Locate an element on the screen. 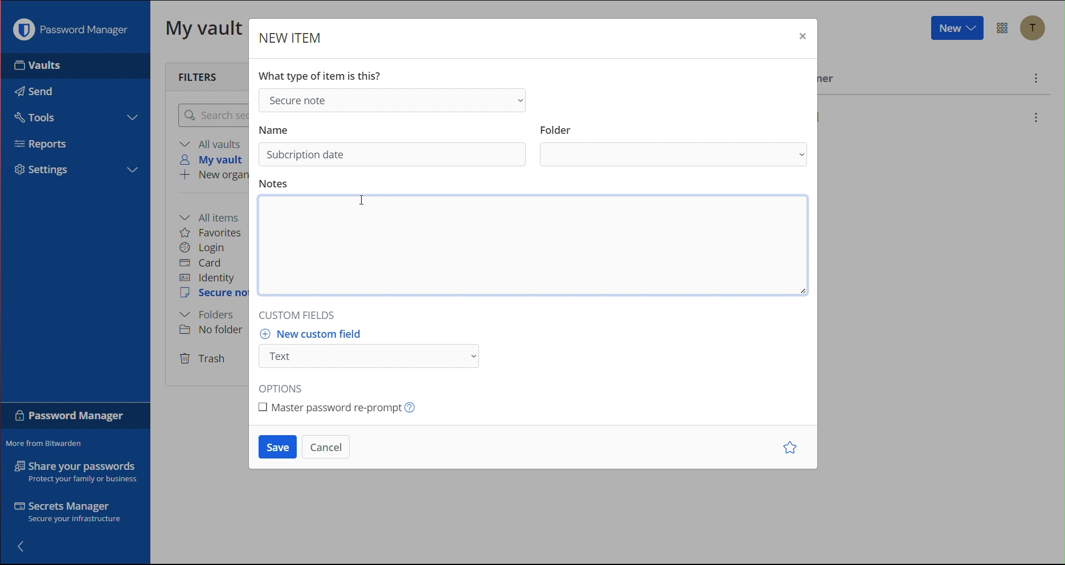  Subscription date is located at coordinates (306, 155).